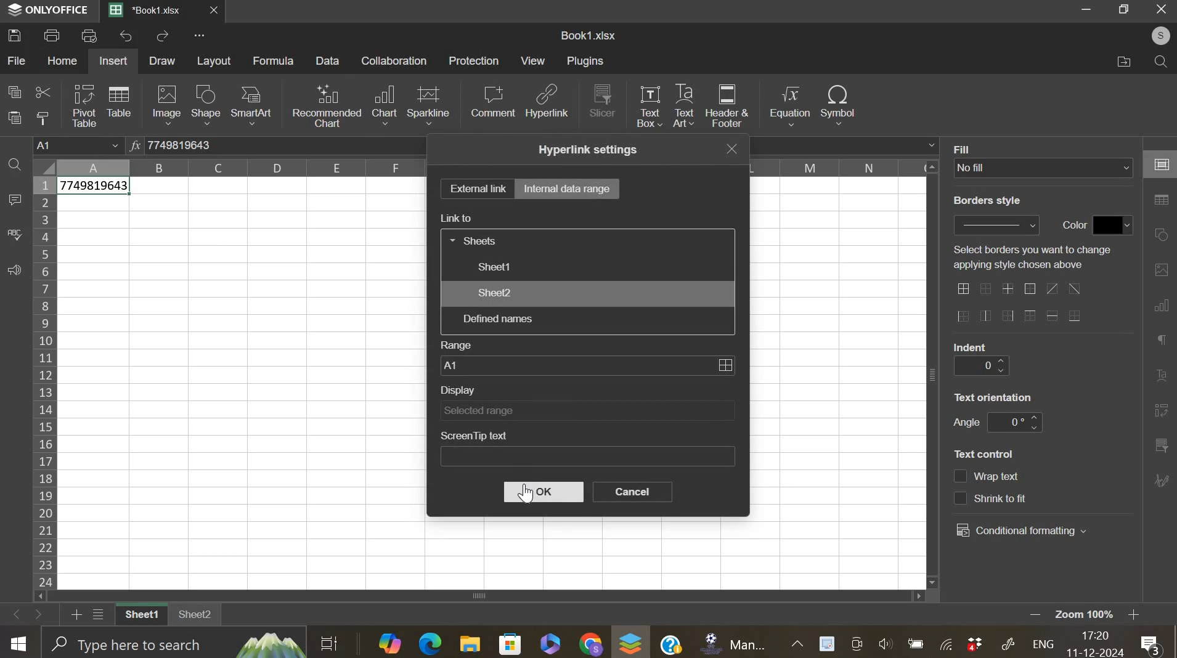 Image resolution: width=1177 pixels, height=658 pixels. Describe the element at coordinates (118, 100) in the screenshot. I see `table` at that location.